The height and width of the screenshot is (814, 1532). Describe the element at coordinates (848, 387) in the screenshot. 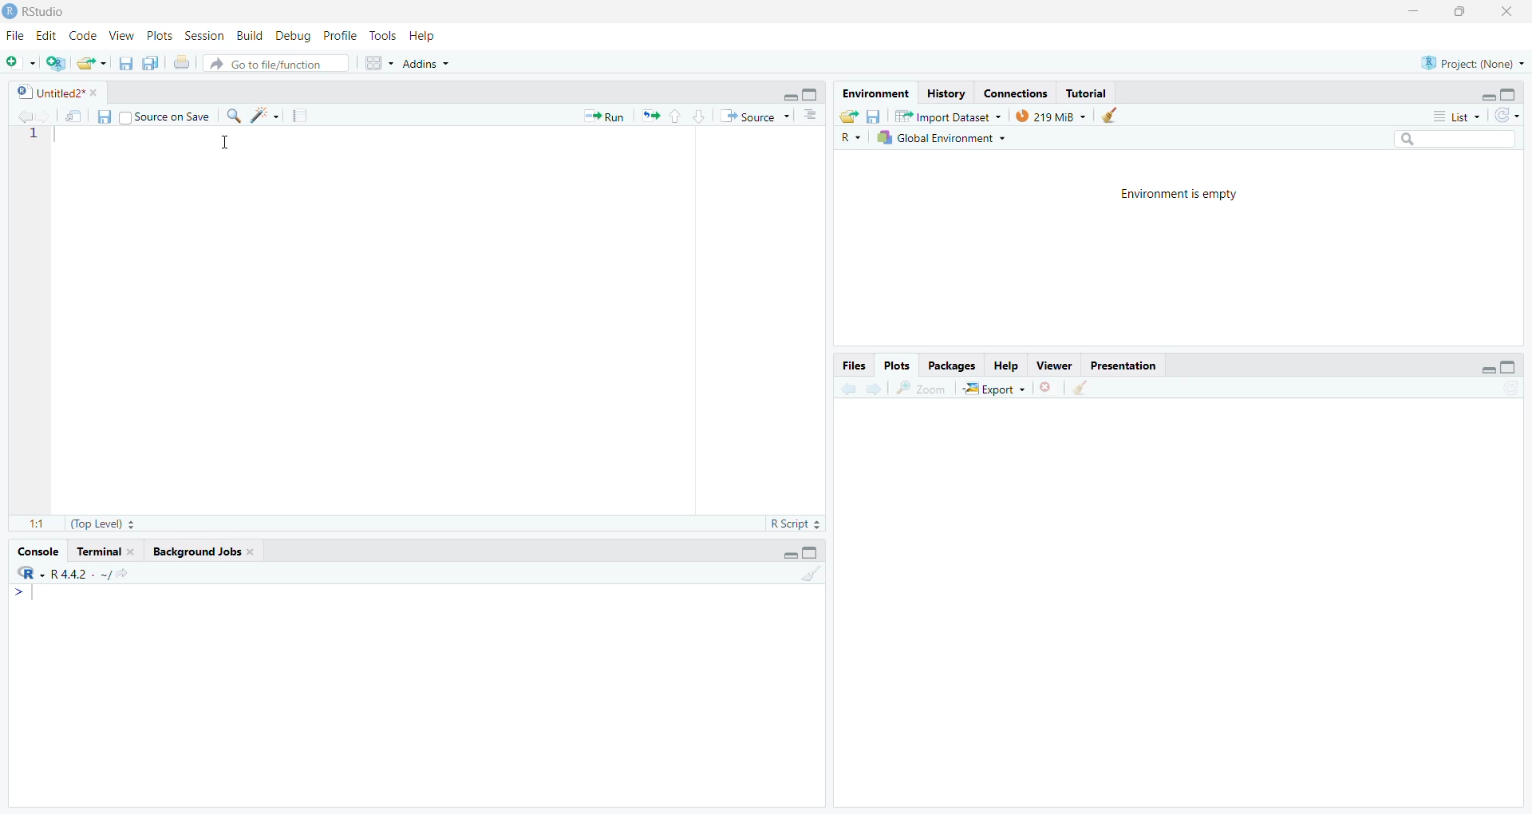

I see `Previous plot` at that location.